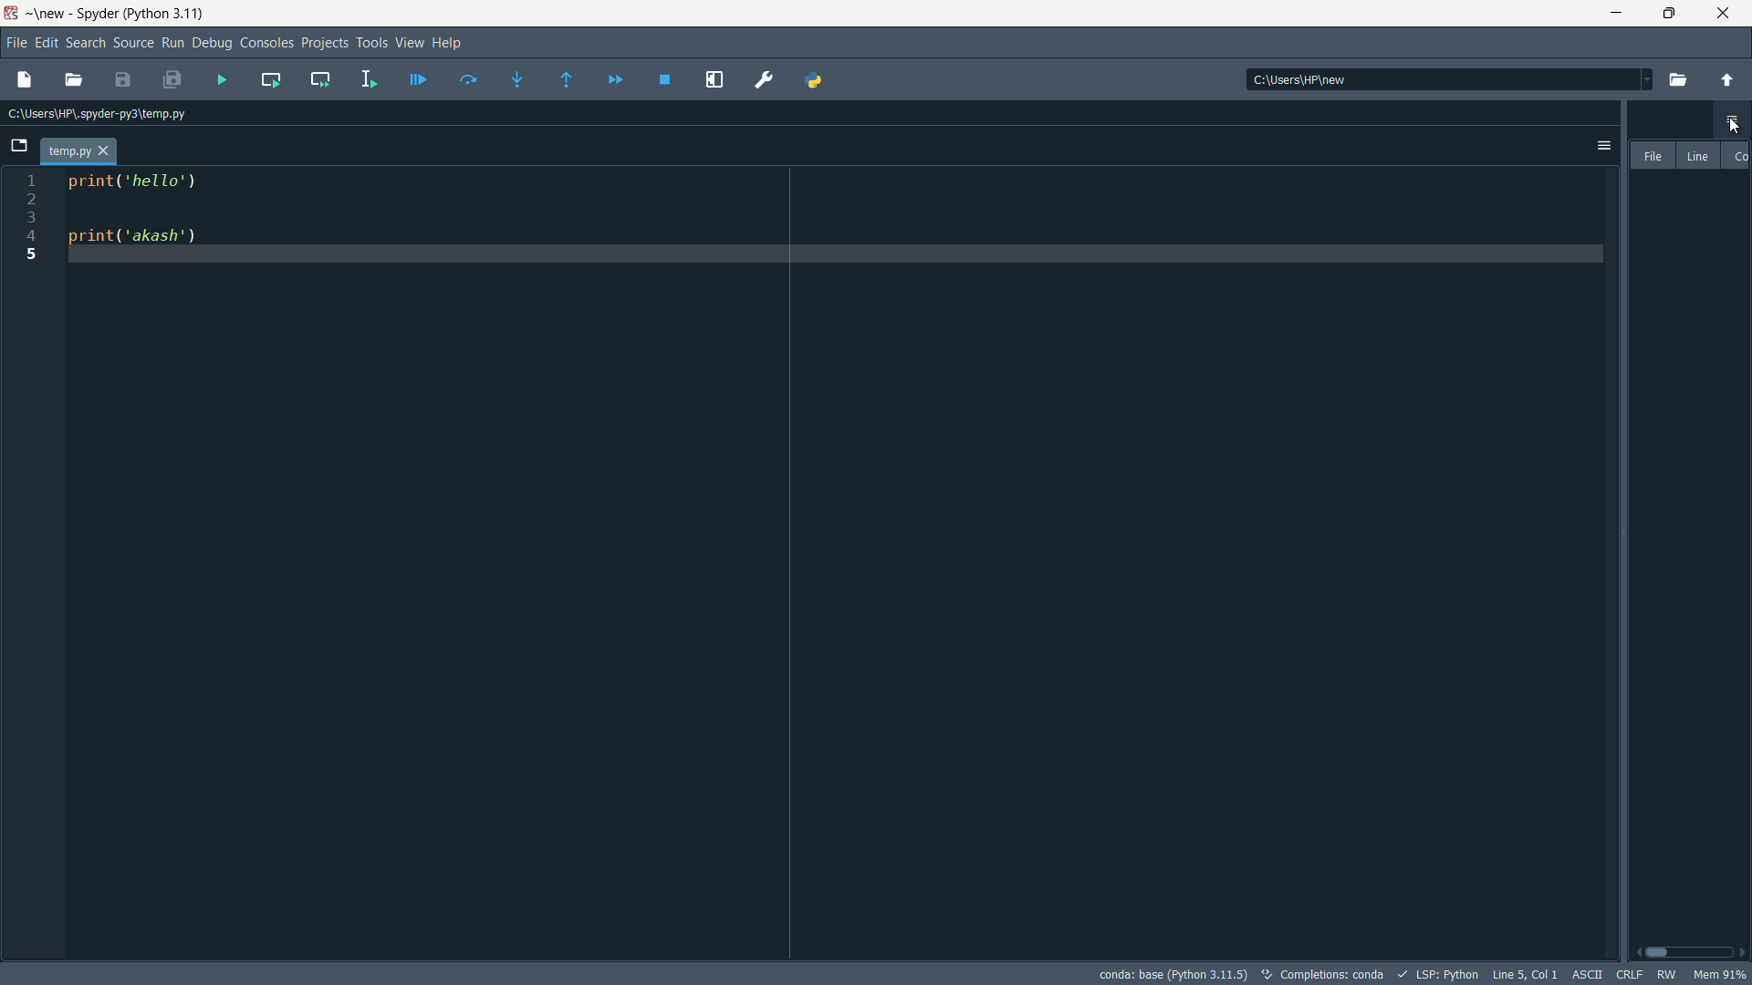 Image resolution: width=1752 pixels, height=985 pixels. I want to click on app icon, so click(13, 15).